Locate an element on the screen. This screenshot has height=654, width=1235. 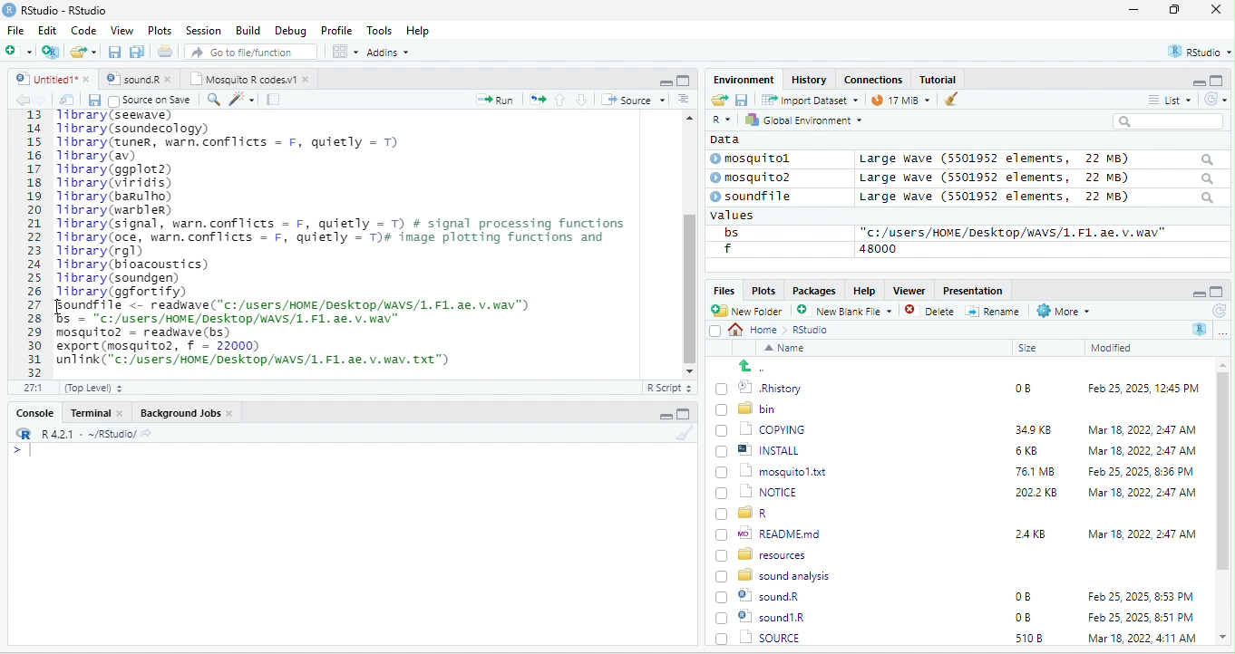
9 mb is located at coordinates (900, 101).